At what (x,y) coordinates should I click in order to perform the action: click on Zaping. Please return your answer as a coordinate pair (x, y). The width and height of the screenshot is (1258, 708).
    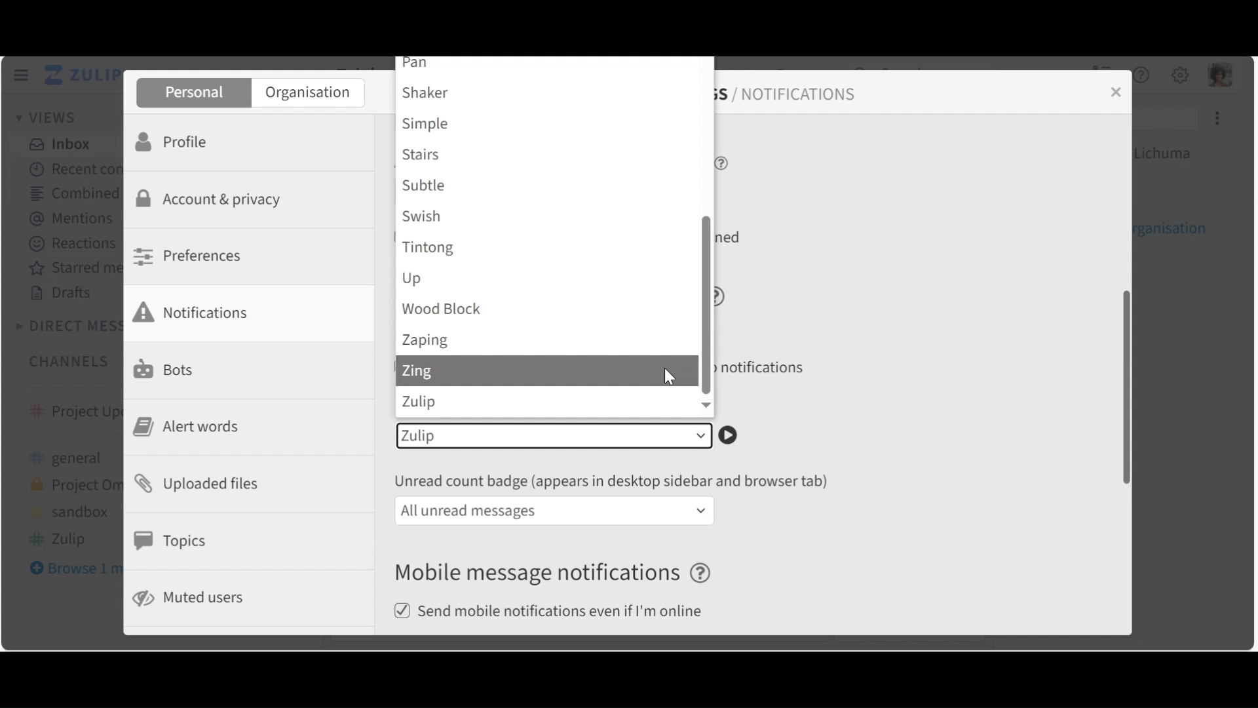
    Looking at the image, I should click on (548, 342).